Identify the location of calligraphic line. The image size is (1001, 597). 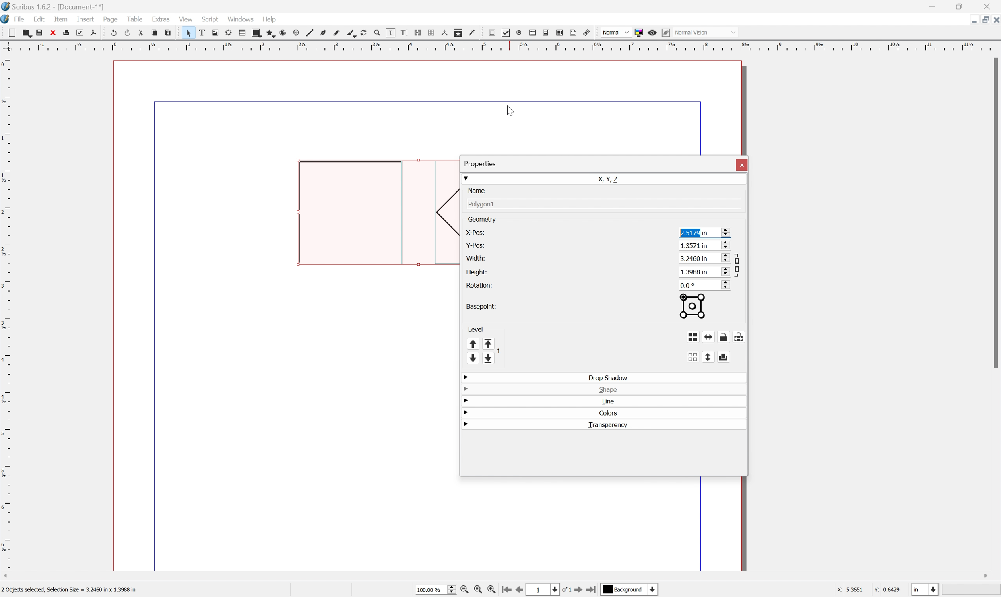
(349, 32).